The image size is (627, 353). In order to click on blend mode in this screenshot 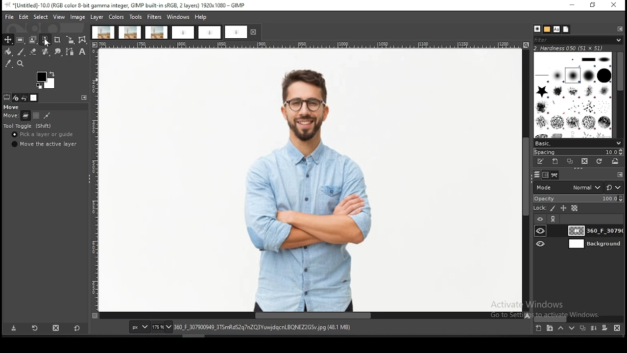, I will do `click(568, 187)`.